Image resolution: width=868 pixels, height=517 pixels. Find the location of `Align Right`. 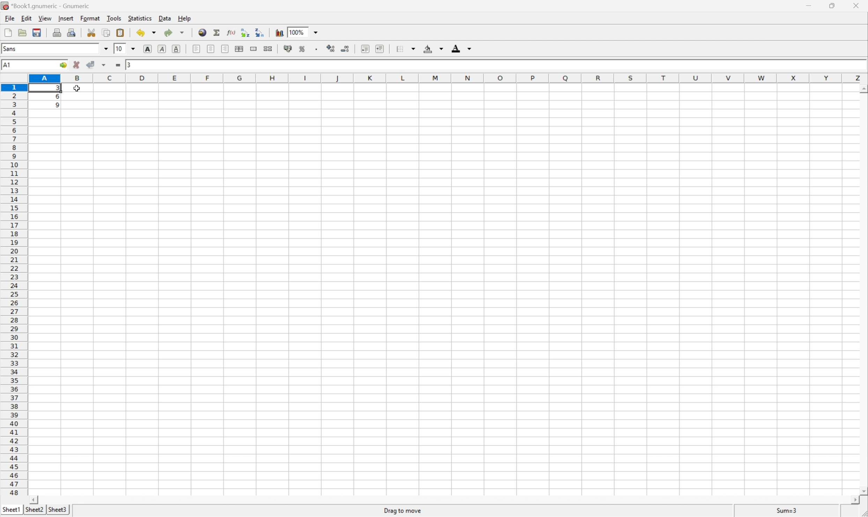

Align Right is located at coordinates (224, 48).